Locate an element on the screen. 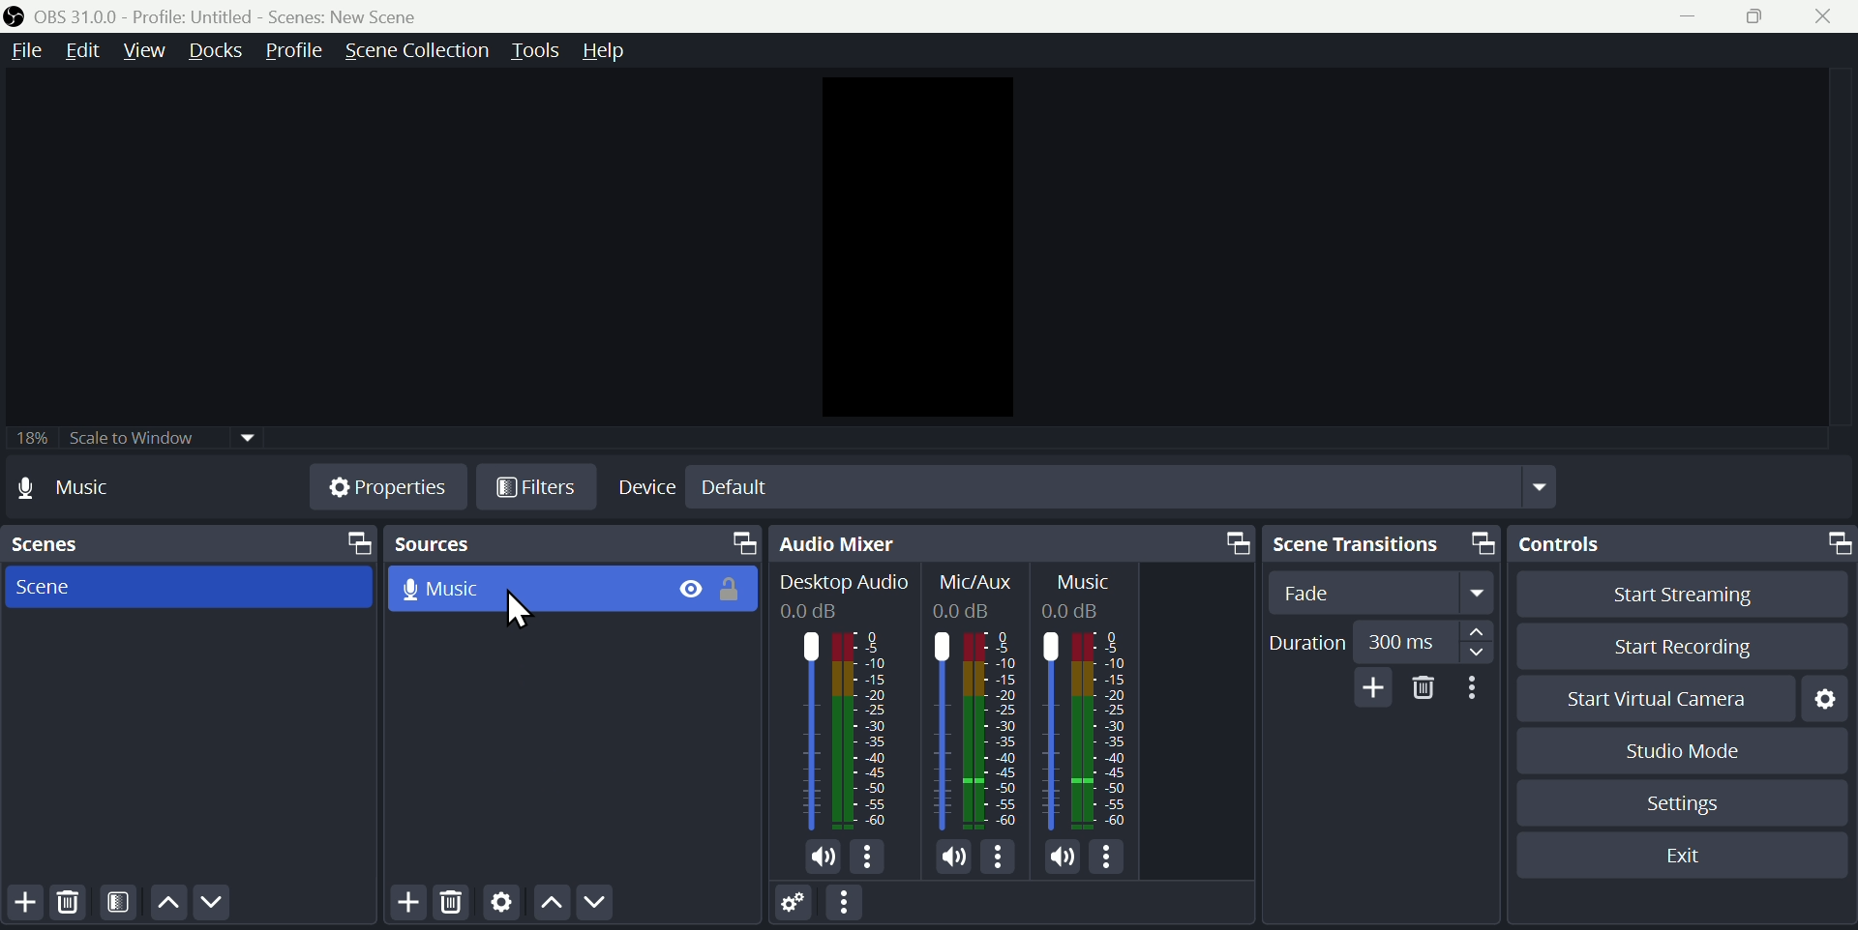 Image resolution: width=1858 pixels, height=930 pixels. Move down is located at coordinates (598, 904).